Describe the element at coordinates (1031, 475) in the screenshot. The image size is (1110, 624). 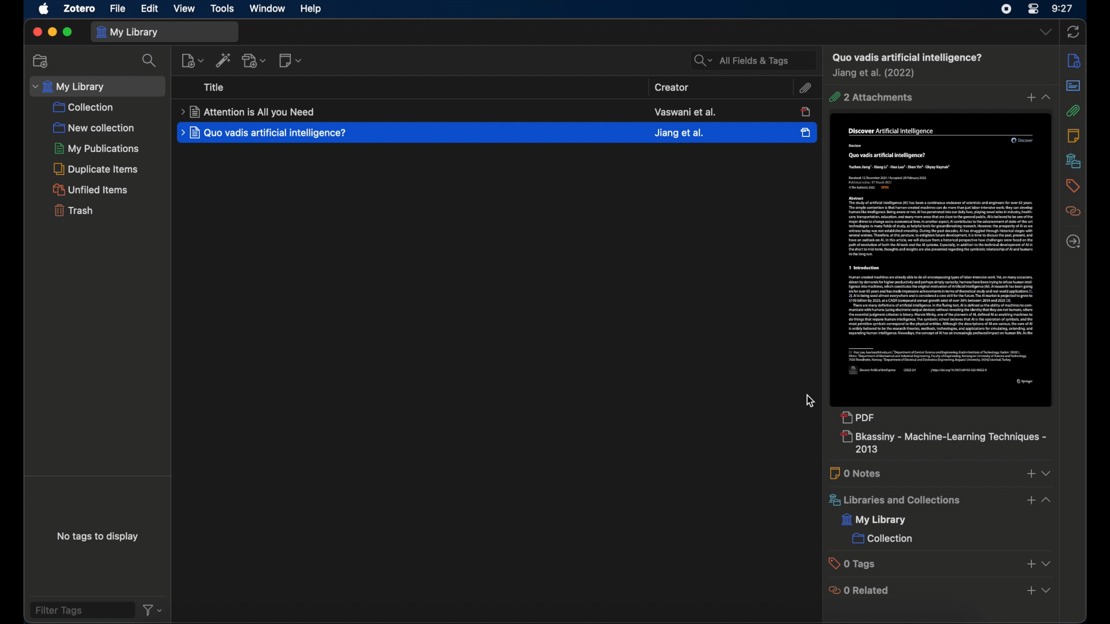
I see `add` at that location.